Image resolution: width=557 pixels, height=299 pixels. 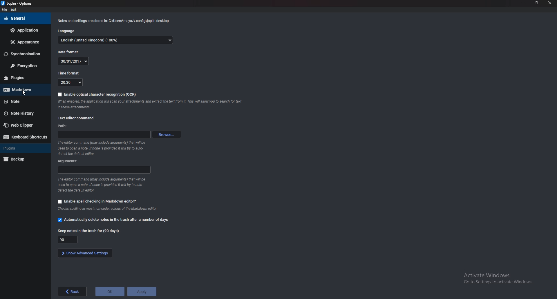 What do you see at coordinates (23, 92) in the screenshot?
I see `cursor` at bounding box center [23, 92].